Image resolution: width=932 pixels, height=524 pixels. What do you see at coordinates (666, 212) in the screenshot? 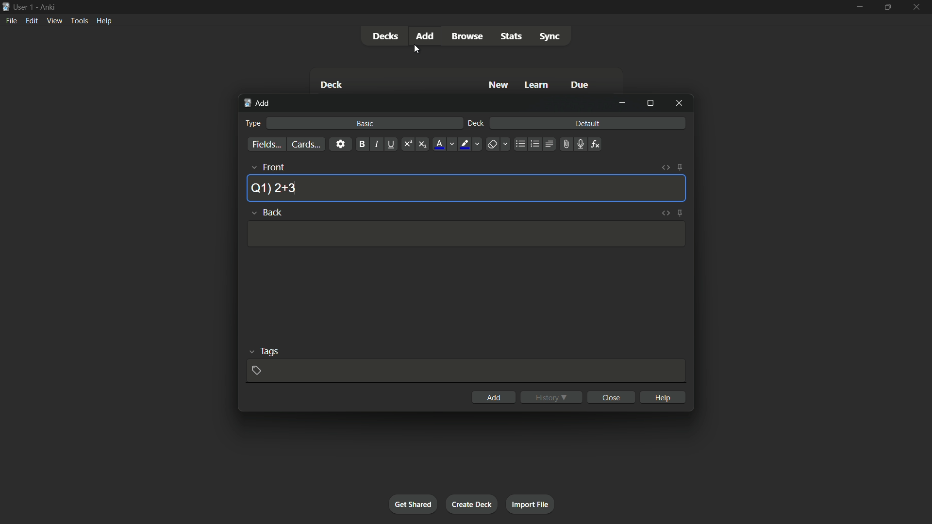
I see `toggle html editor` at bounding box center [666, 212].